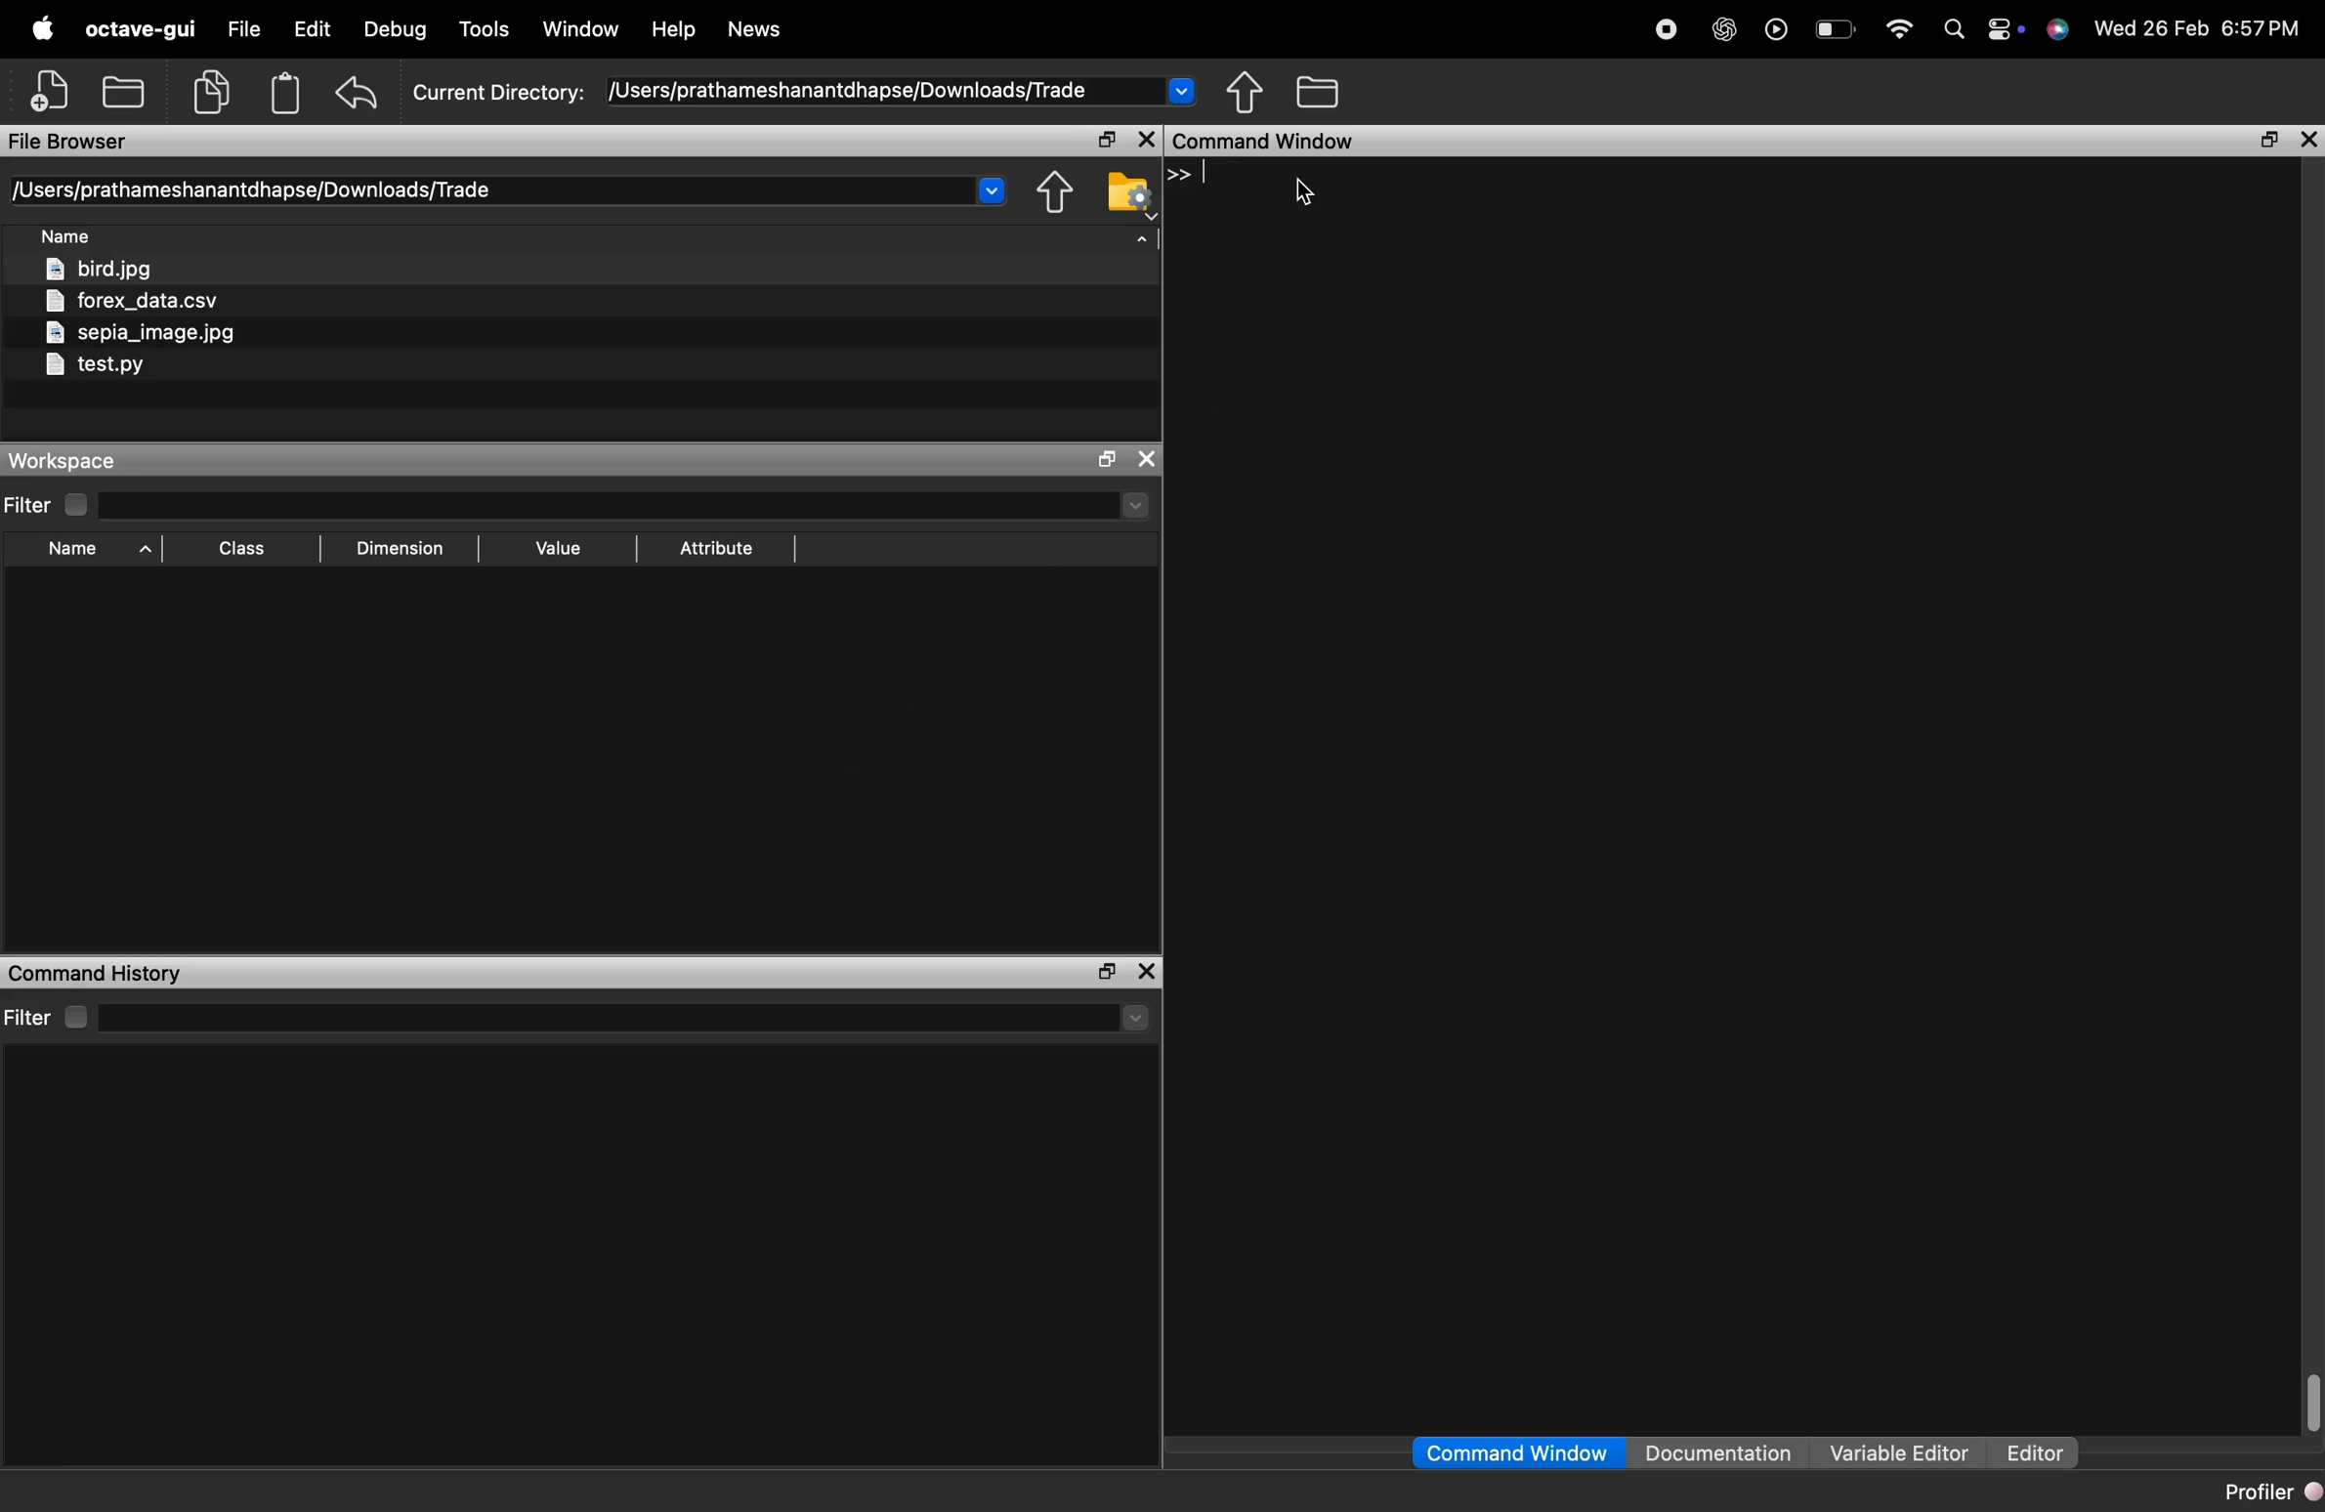 This screenshot has width=2325, height=1512. What do you see at coordinates (64, 236) in the screenshot?
I see `sort by file name` at bounding box center [64, 236].